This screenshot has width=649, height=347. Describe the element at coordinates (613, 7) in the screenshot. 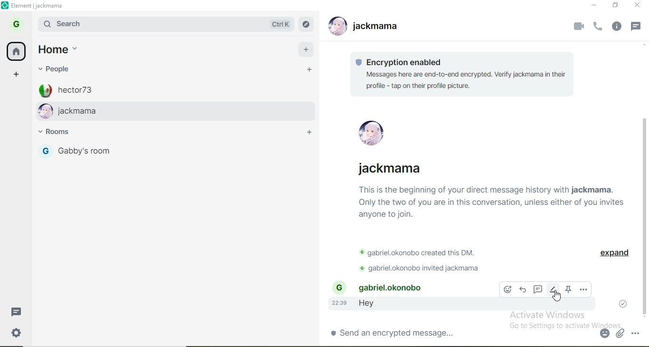

I see `restore` at that location.